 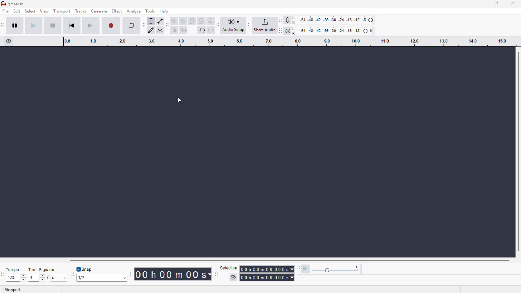 I want to click on Close , so click(x=512, y=4).